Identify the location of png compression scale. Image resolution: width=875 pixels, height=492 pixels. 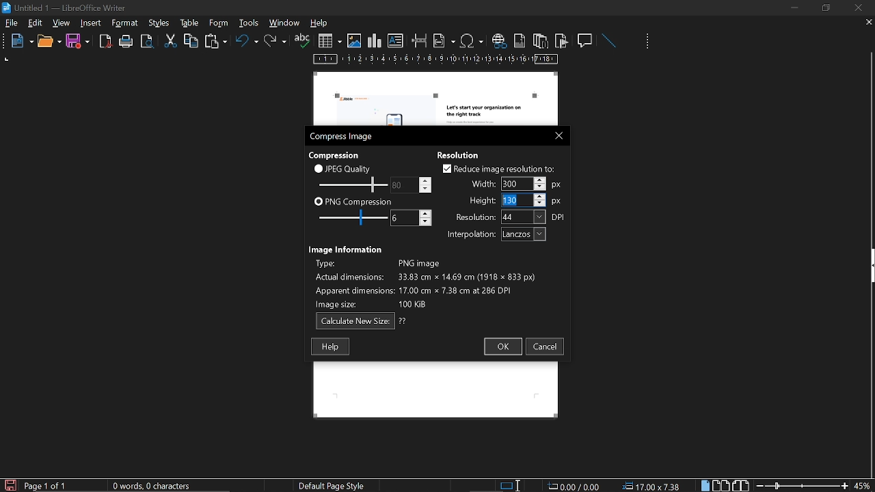
(349, 217).